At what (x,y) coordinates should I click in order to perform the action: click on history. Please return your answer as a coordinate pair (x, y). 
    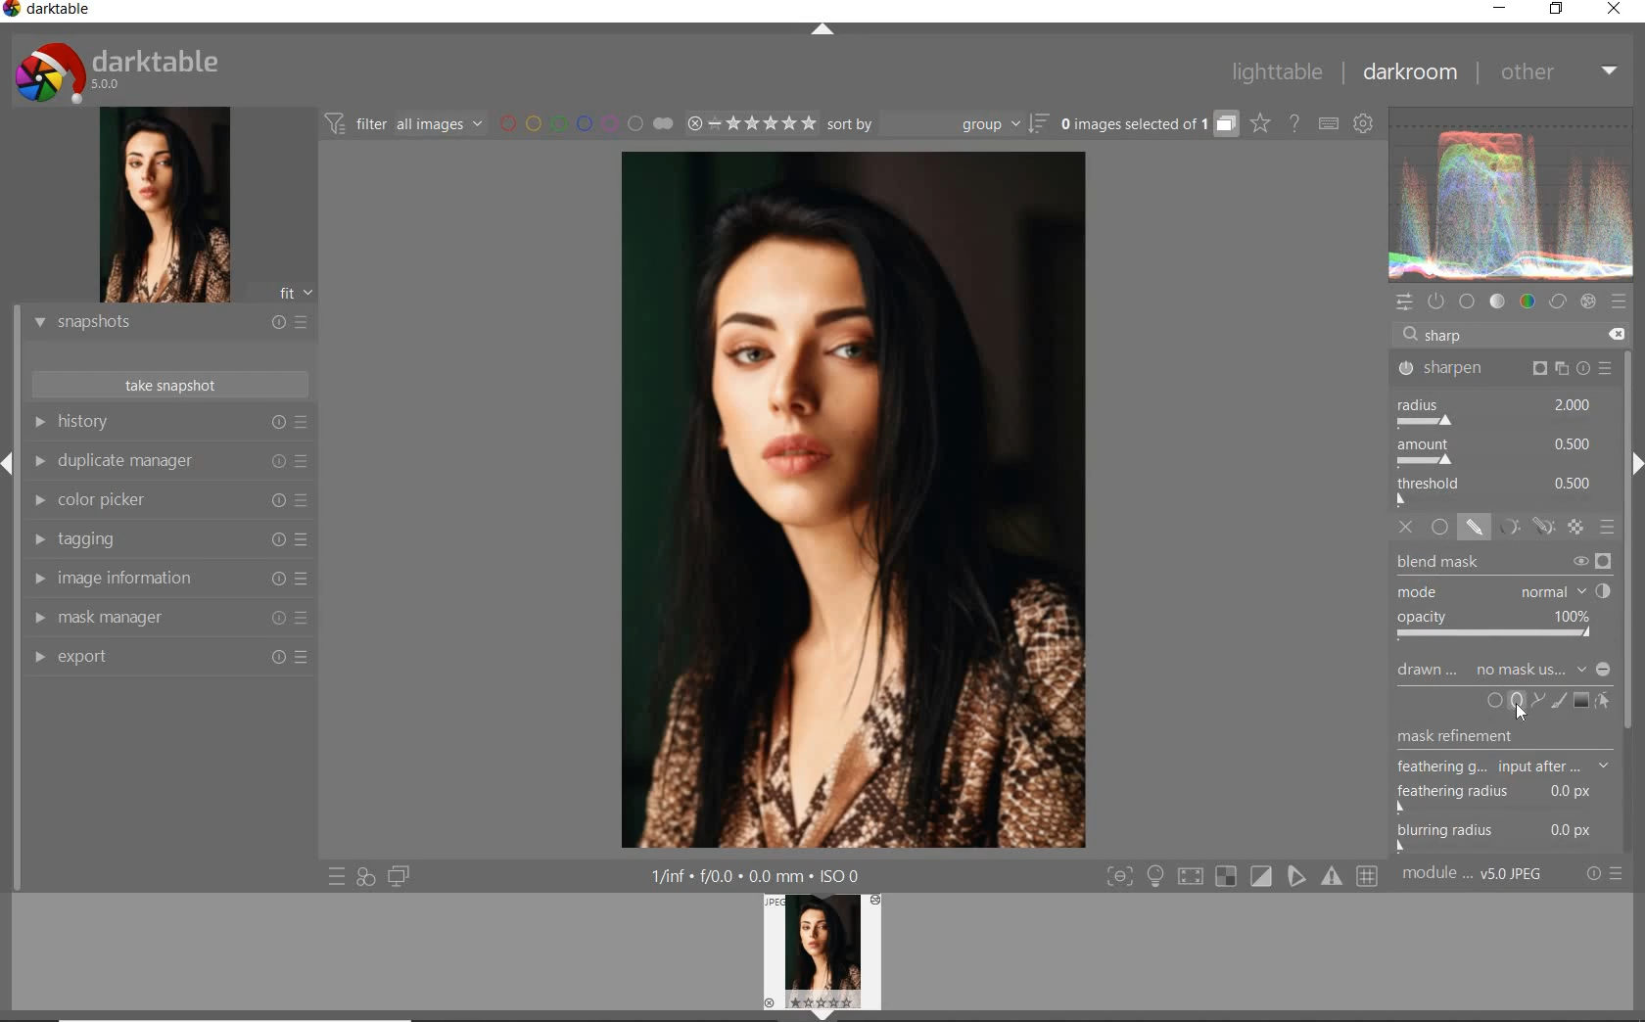
    Looking at the image, I should click on (172, 421).